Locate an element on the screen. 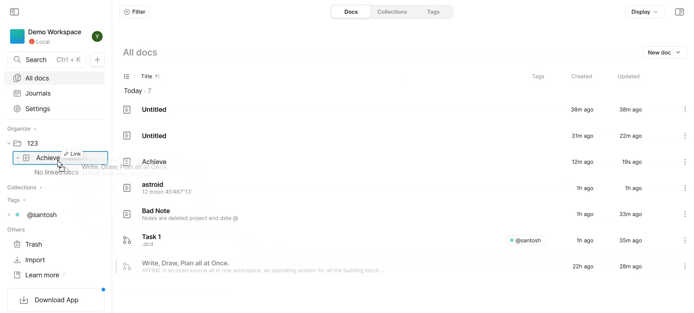  Profile is located at coordinates (95, 36).